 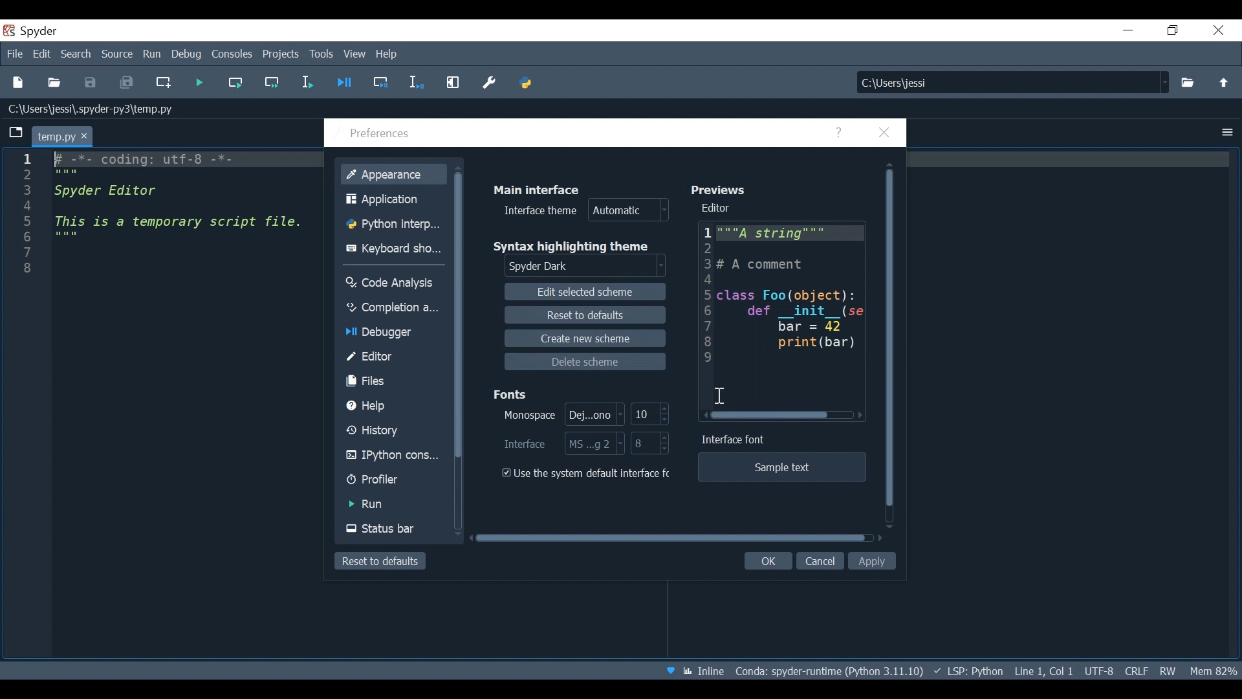 I want to click on Debugger, so click(x=394, y=333).